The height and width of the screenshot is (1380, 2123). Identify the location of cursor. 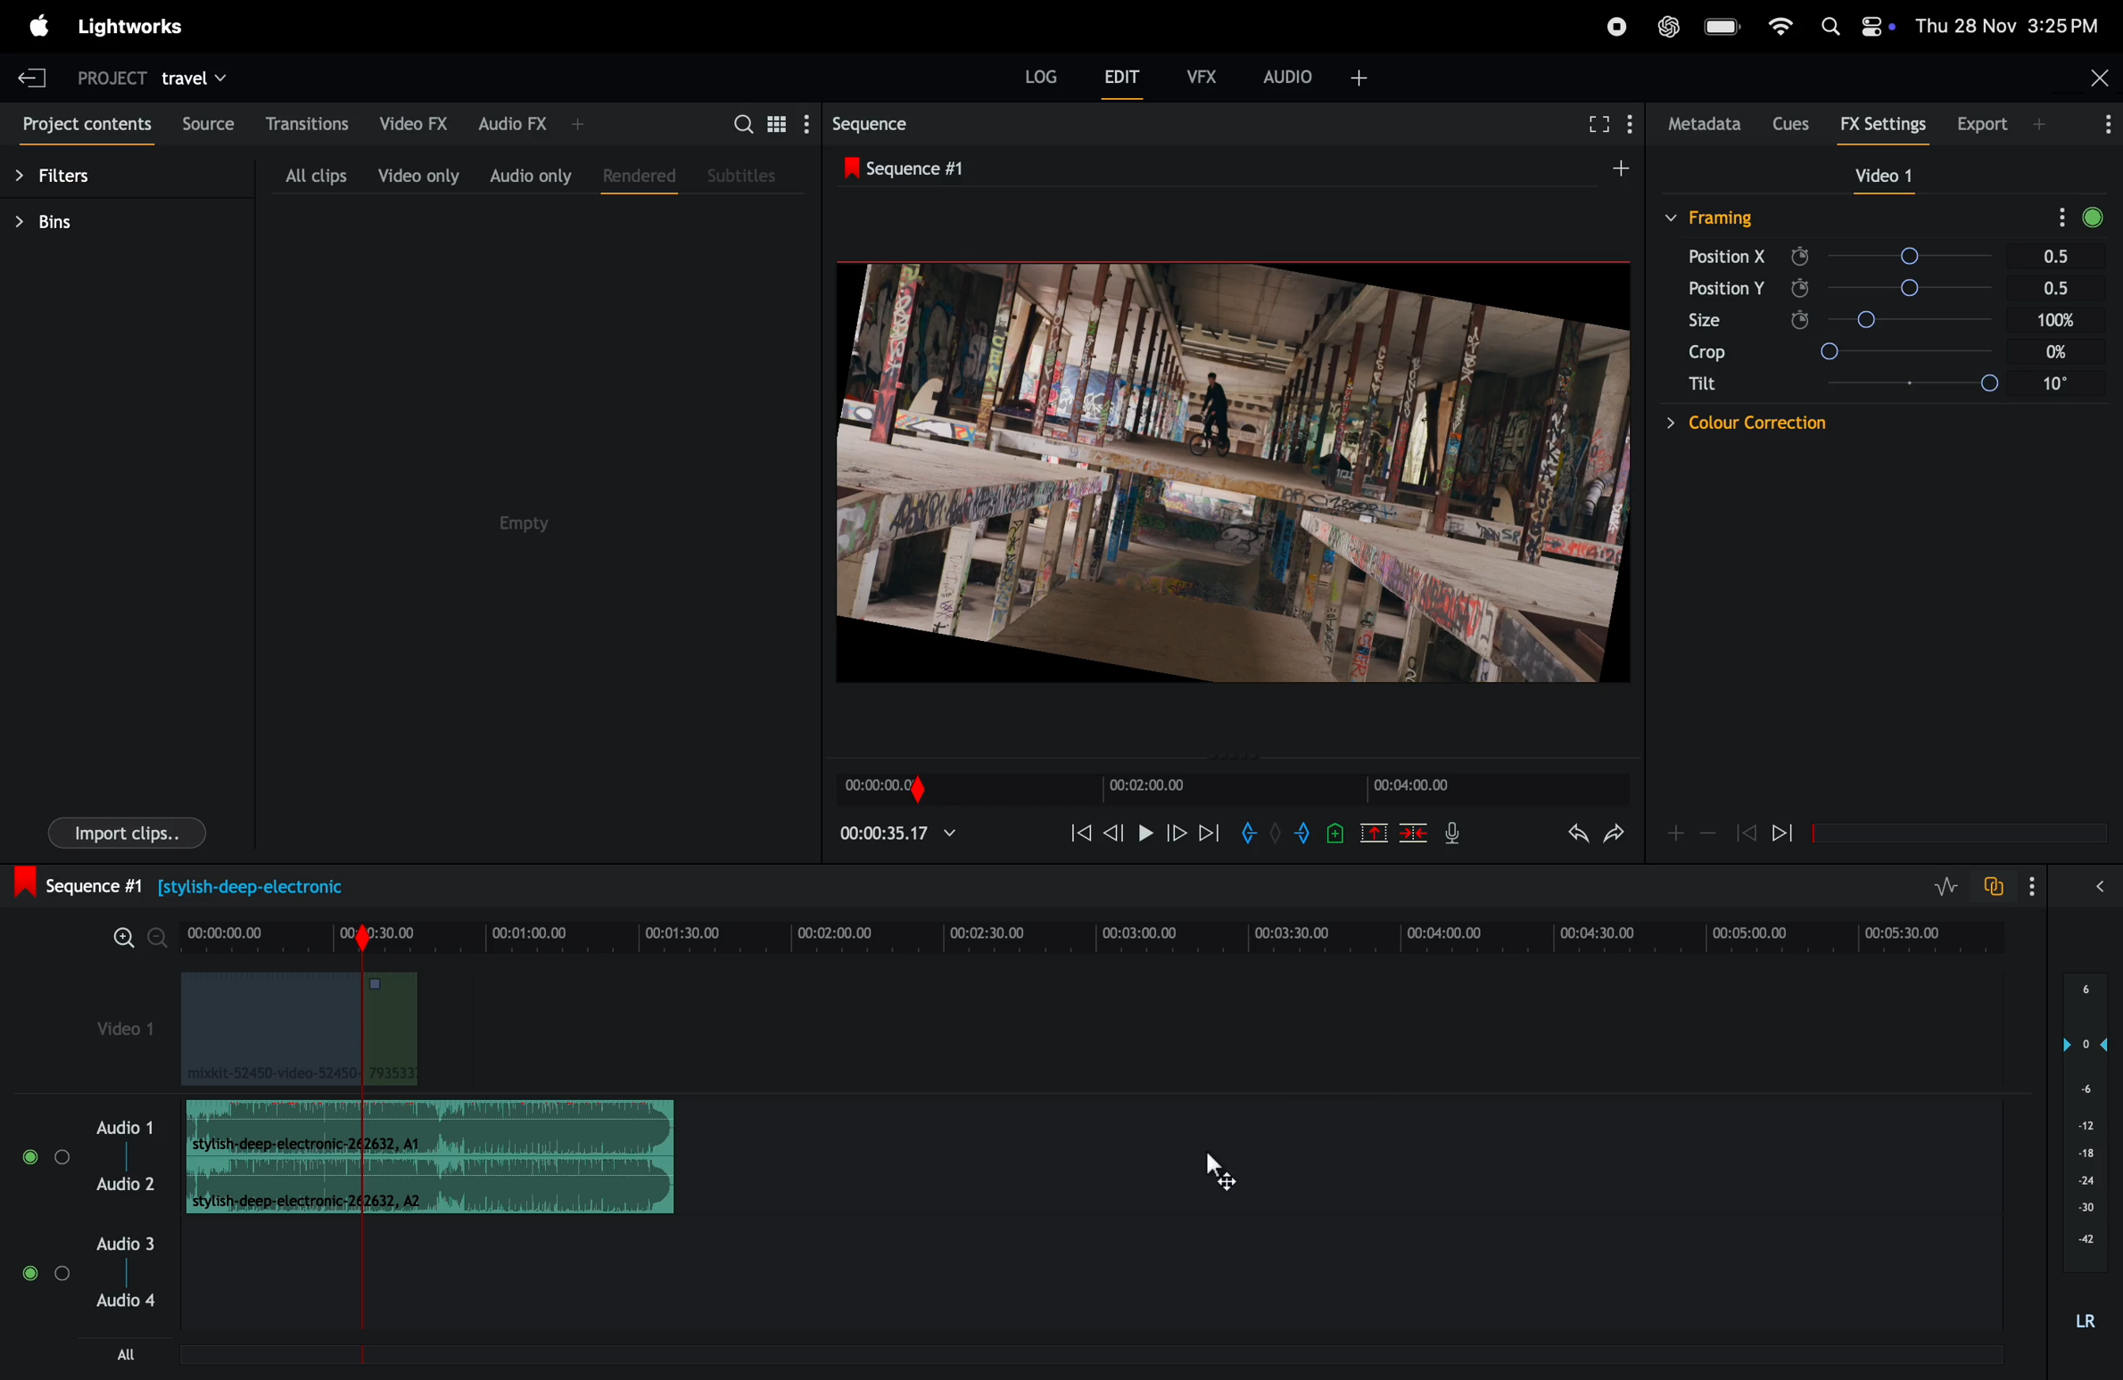
(1241, 1177).